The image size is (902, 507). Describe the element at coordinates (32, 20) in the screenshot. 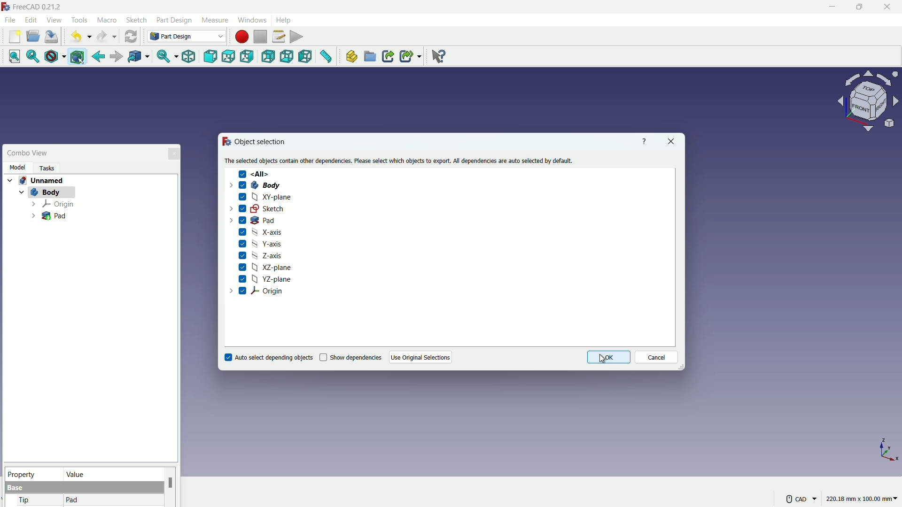

I see `edit` at that location.